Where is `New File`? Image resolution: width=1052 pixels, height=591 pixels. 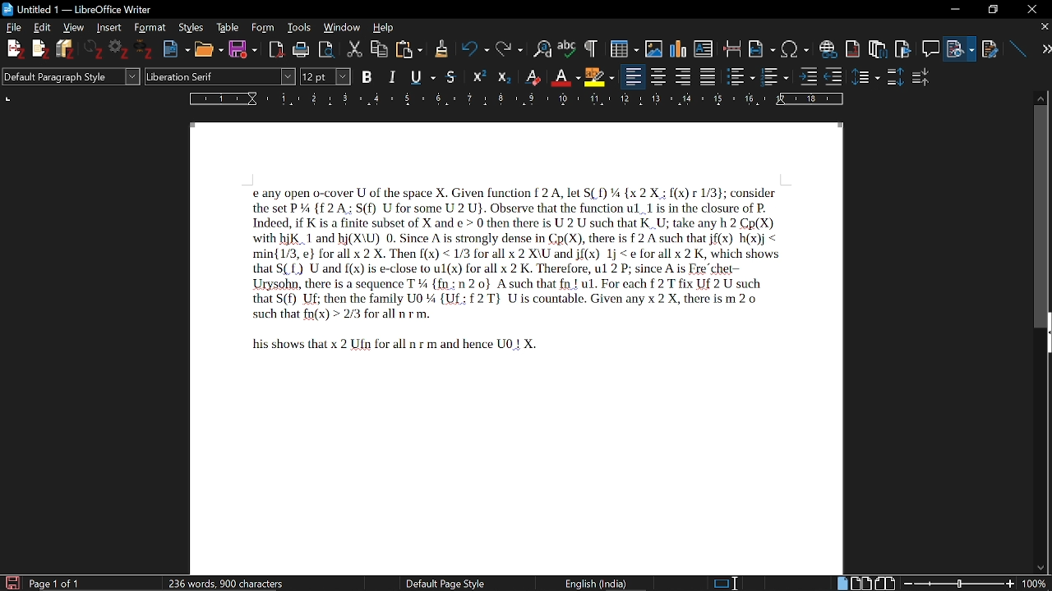 New File is located at coordinates (14, 49).